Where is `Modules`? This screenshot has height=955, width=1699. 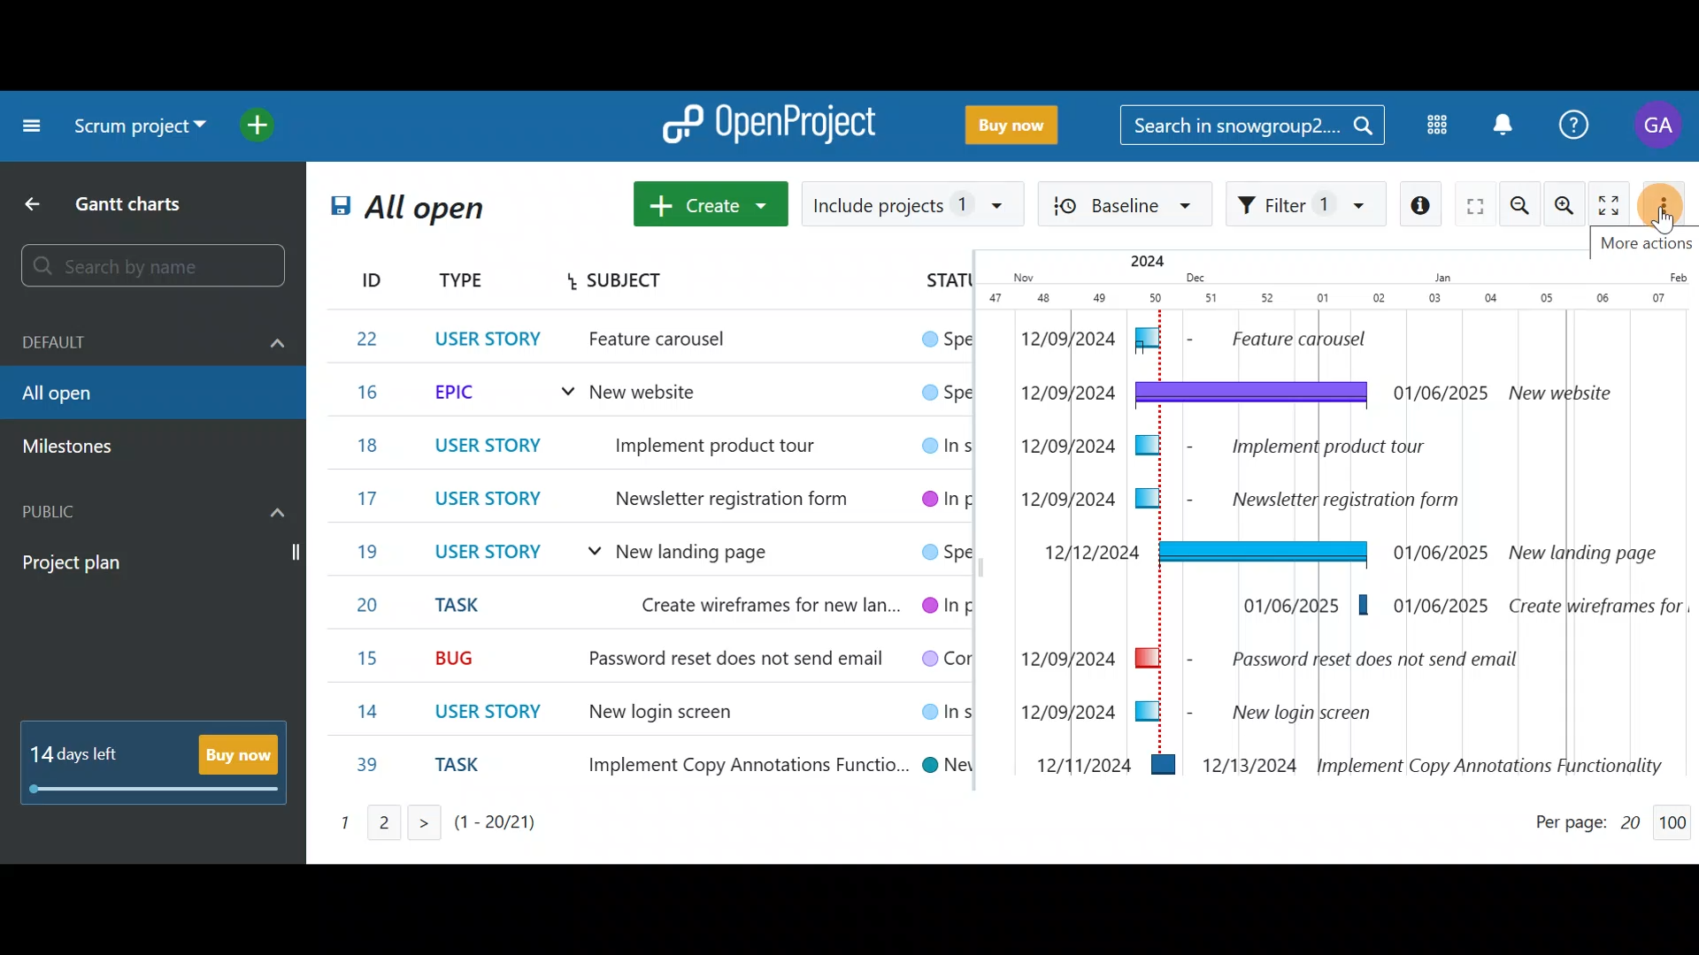
Modules is located at coordinates (1434, 126).